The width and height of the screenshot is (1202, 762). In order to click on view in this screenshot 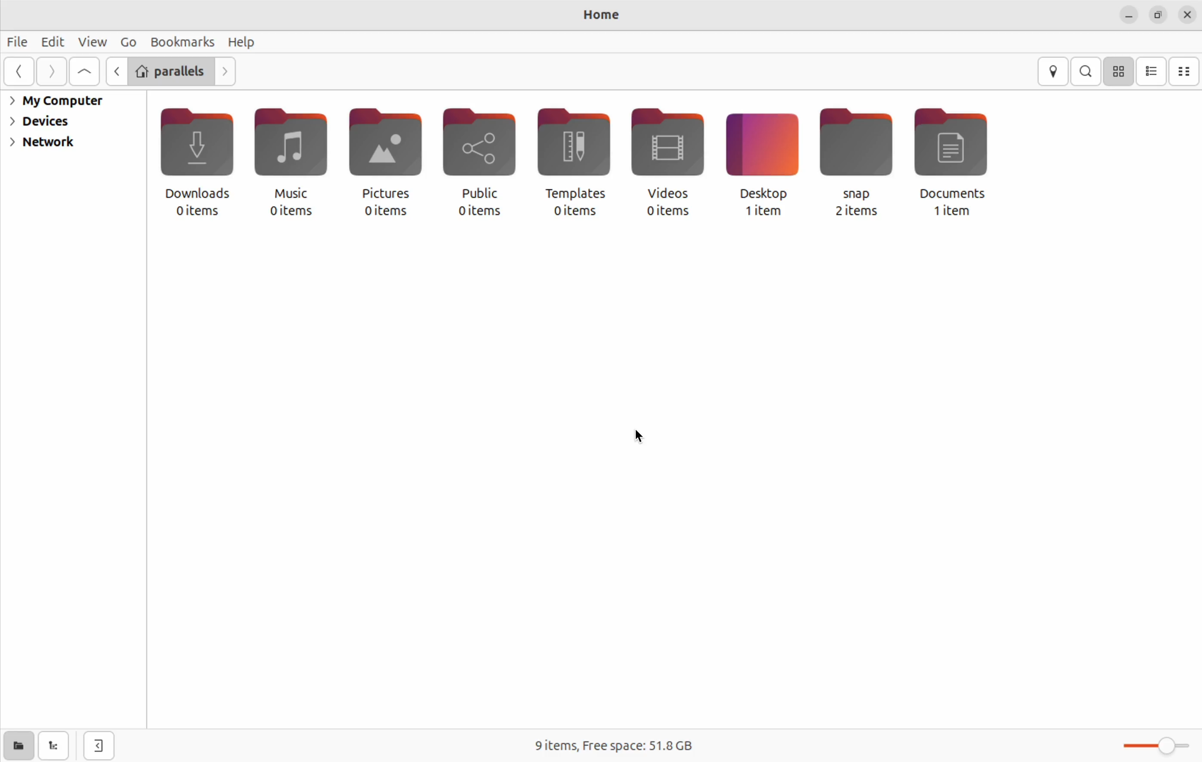, I will do `click(92, 41)`.